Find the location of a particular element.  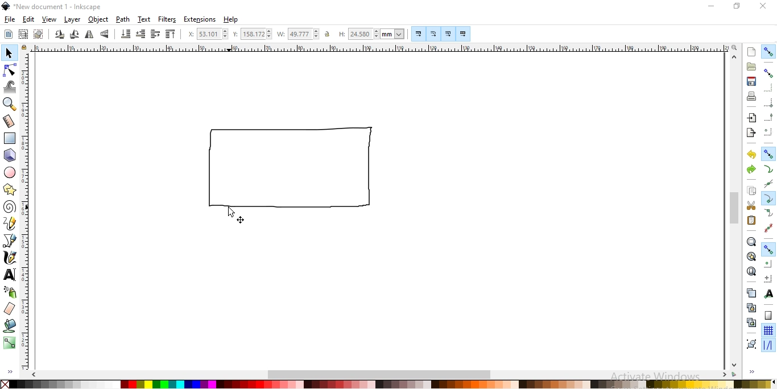

enable snapping is located at coordinates (769, 52).